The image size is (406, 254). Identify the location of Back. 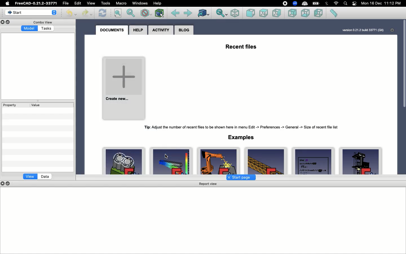
(174, 13).